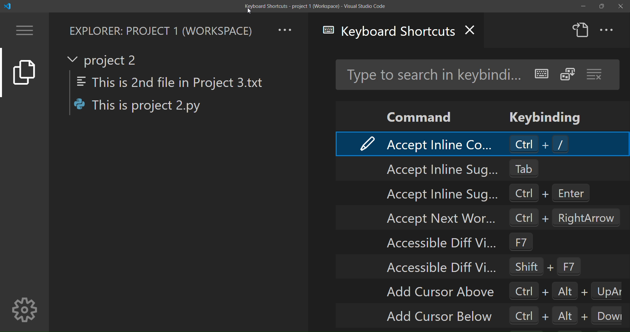 The height and width of the screenshot is (332, 630). I want to click on add cursor above, so click(440, 291).